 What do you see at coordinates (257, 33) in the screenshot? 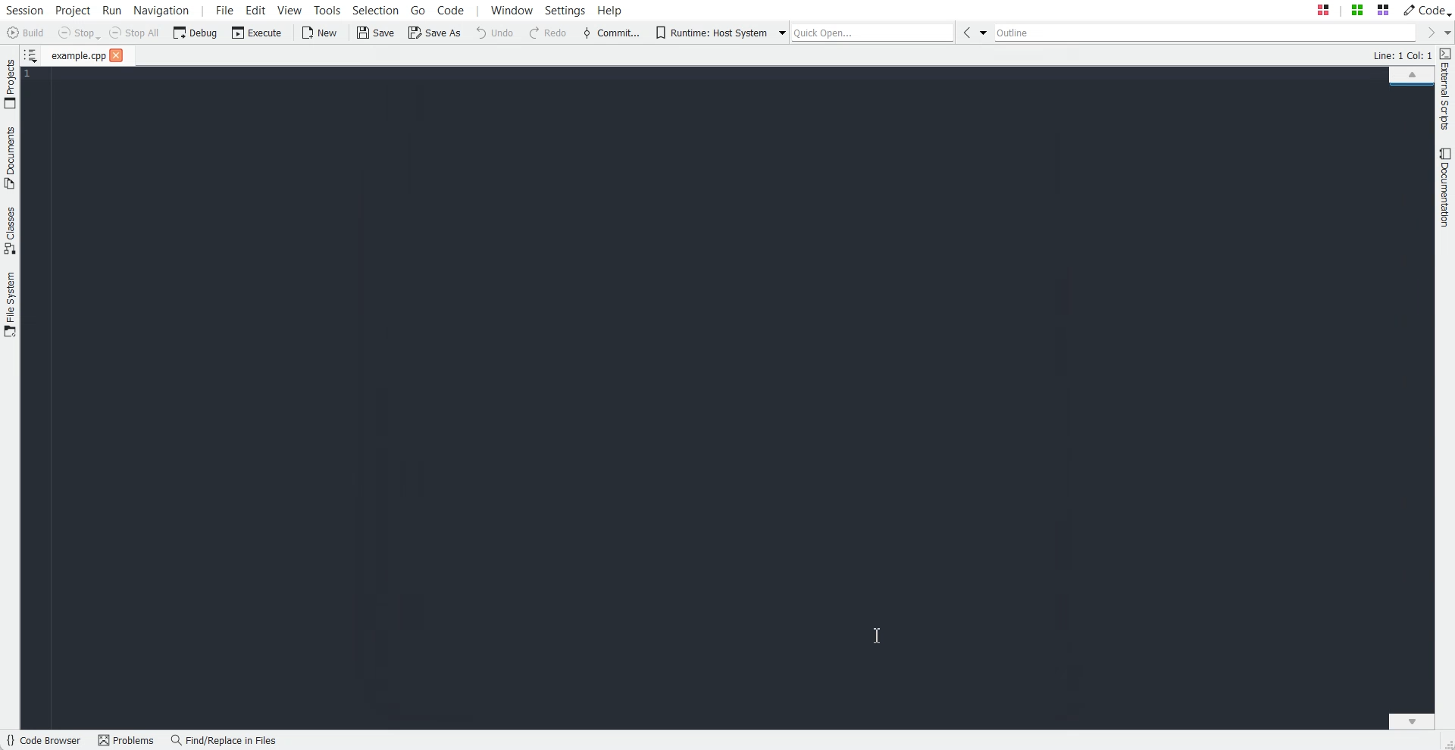
I see `Execute` at bounding box center [257, 33].